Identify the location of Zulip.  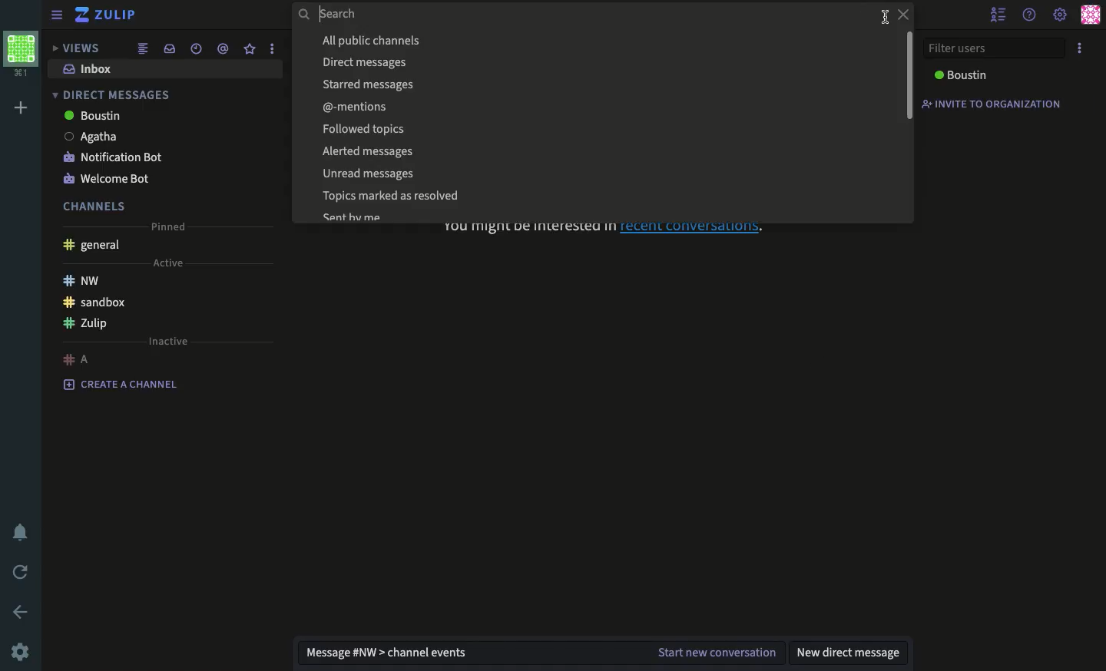
(87, 325).